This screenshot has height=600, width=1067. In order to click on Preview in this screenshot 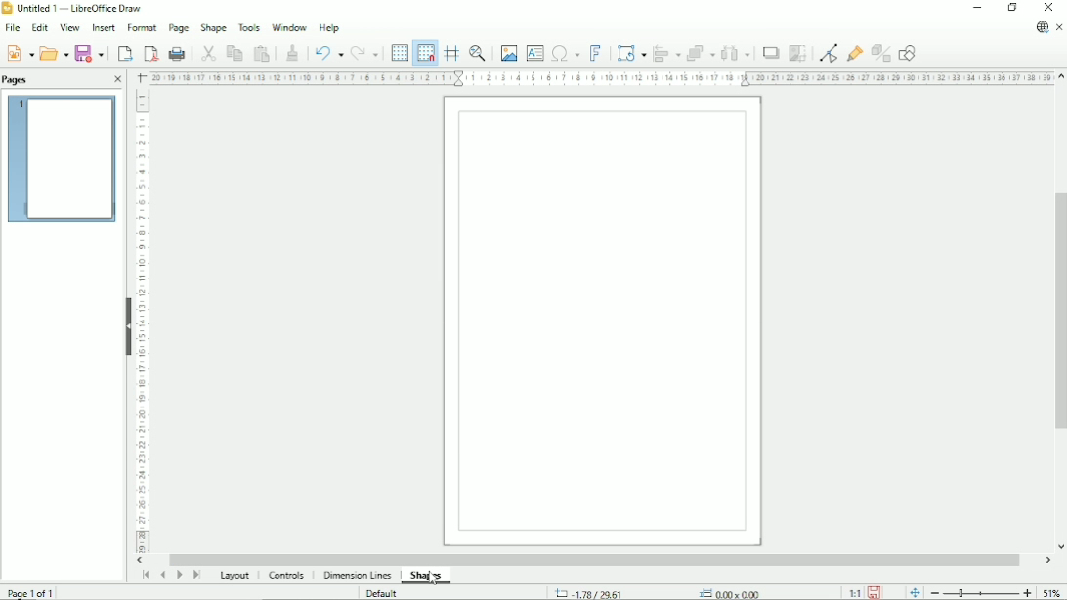, I will do `click(61, 160)`.